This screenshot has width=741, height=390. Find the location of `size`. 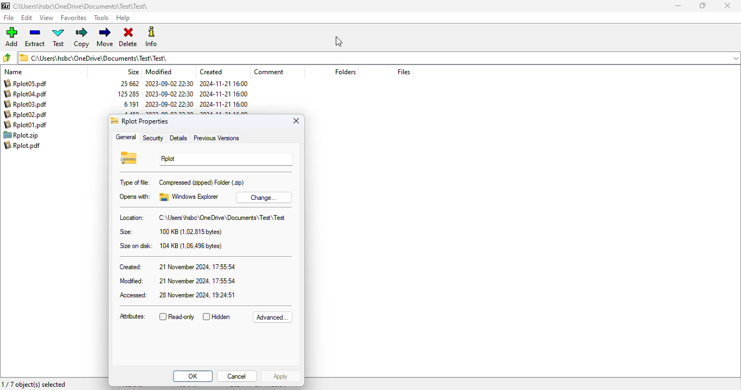

size is located at coordinates (133, 72).